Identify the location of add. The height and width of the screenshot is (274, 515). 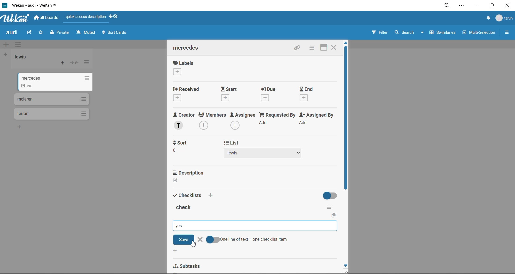
(176, 252).